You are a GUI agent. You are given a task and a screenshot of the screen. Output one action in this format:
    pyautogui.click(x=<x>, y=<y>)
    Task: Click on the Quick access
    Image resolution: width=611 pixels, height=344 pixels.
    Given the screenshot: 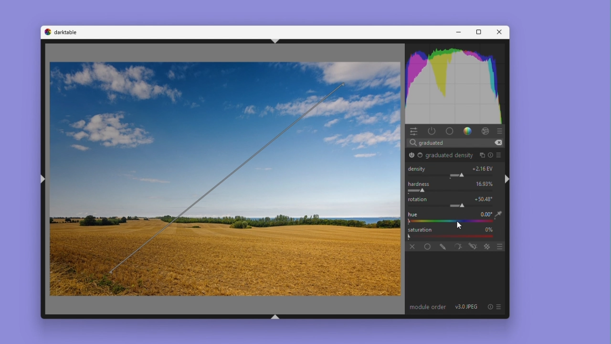 What is the action you would take?
    pyautogui.click(x=413, y=131)
    